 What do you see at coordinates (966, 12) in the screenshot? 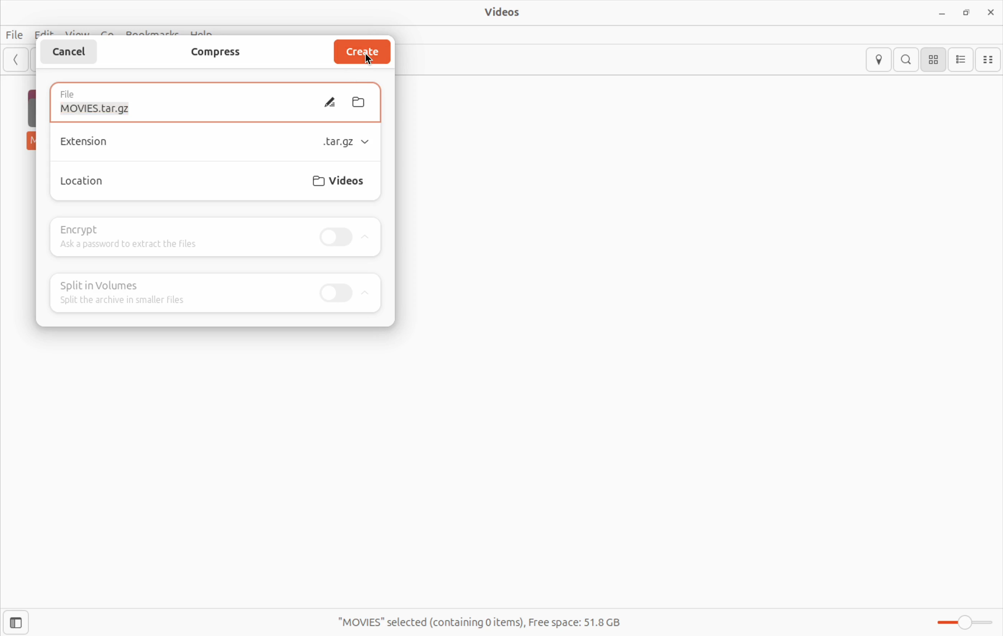
I see `resize` at bounding box center [966, 12].